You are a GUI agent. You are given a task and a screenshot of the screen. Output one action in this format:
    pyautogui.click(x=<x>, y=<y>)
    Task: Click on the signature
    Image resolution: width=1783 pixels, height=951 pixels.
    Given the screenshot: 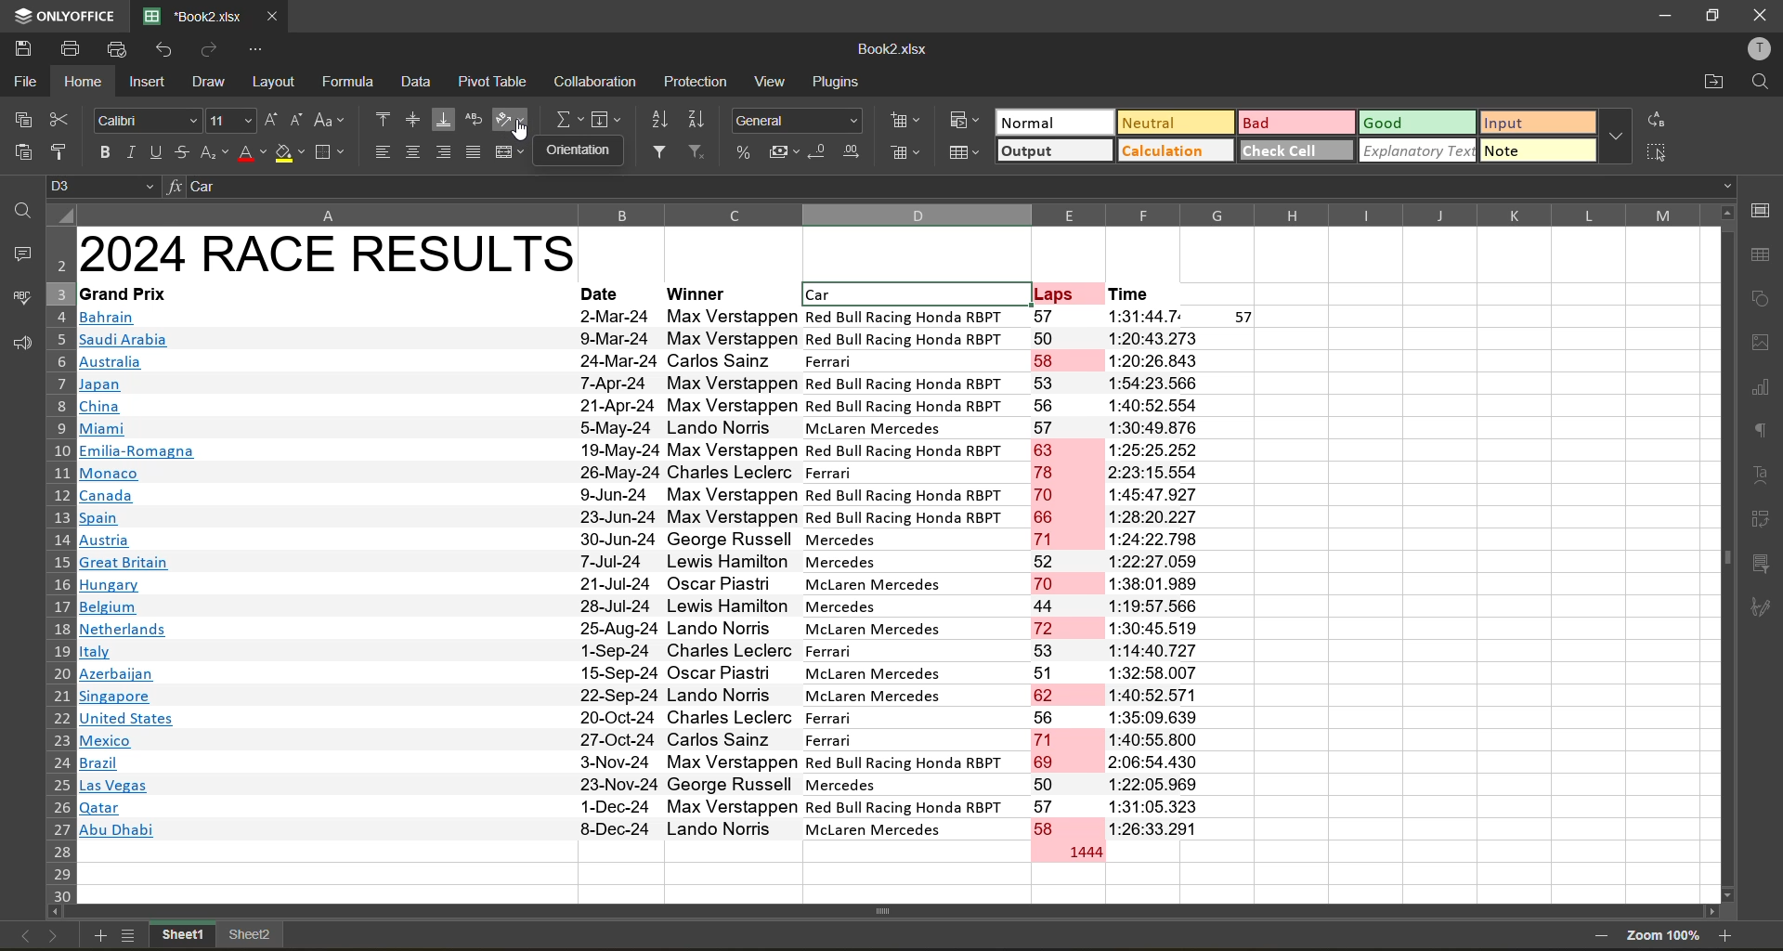 What is the action you would take?
    pyautogui.click(x=1762, y=607)
    